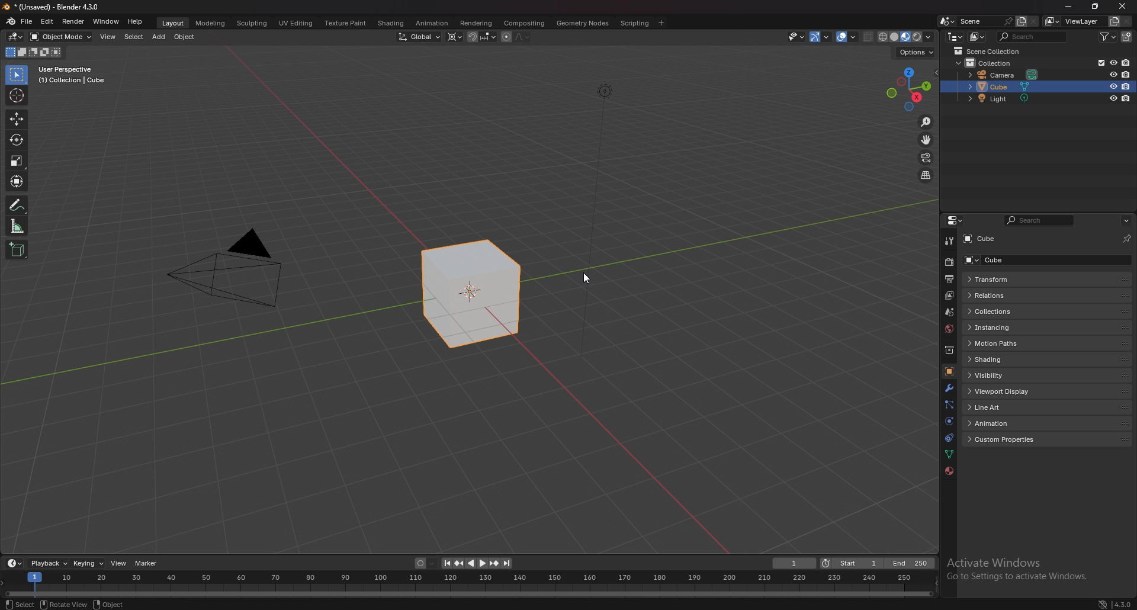  Describe the element at coordinates (1007, 439) in the screenshot. I see `custom properties` at that location.